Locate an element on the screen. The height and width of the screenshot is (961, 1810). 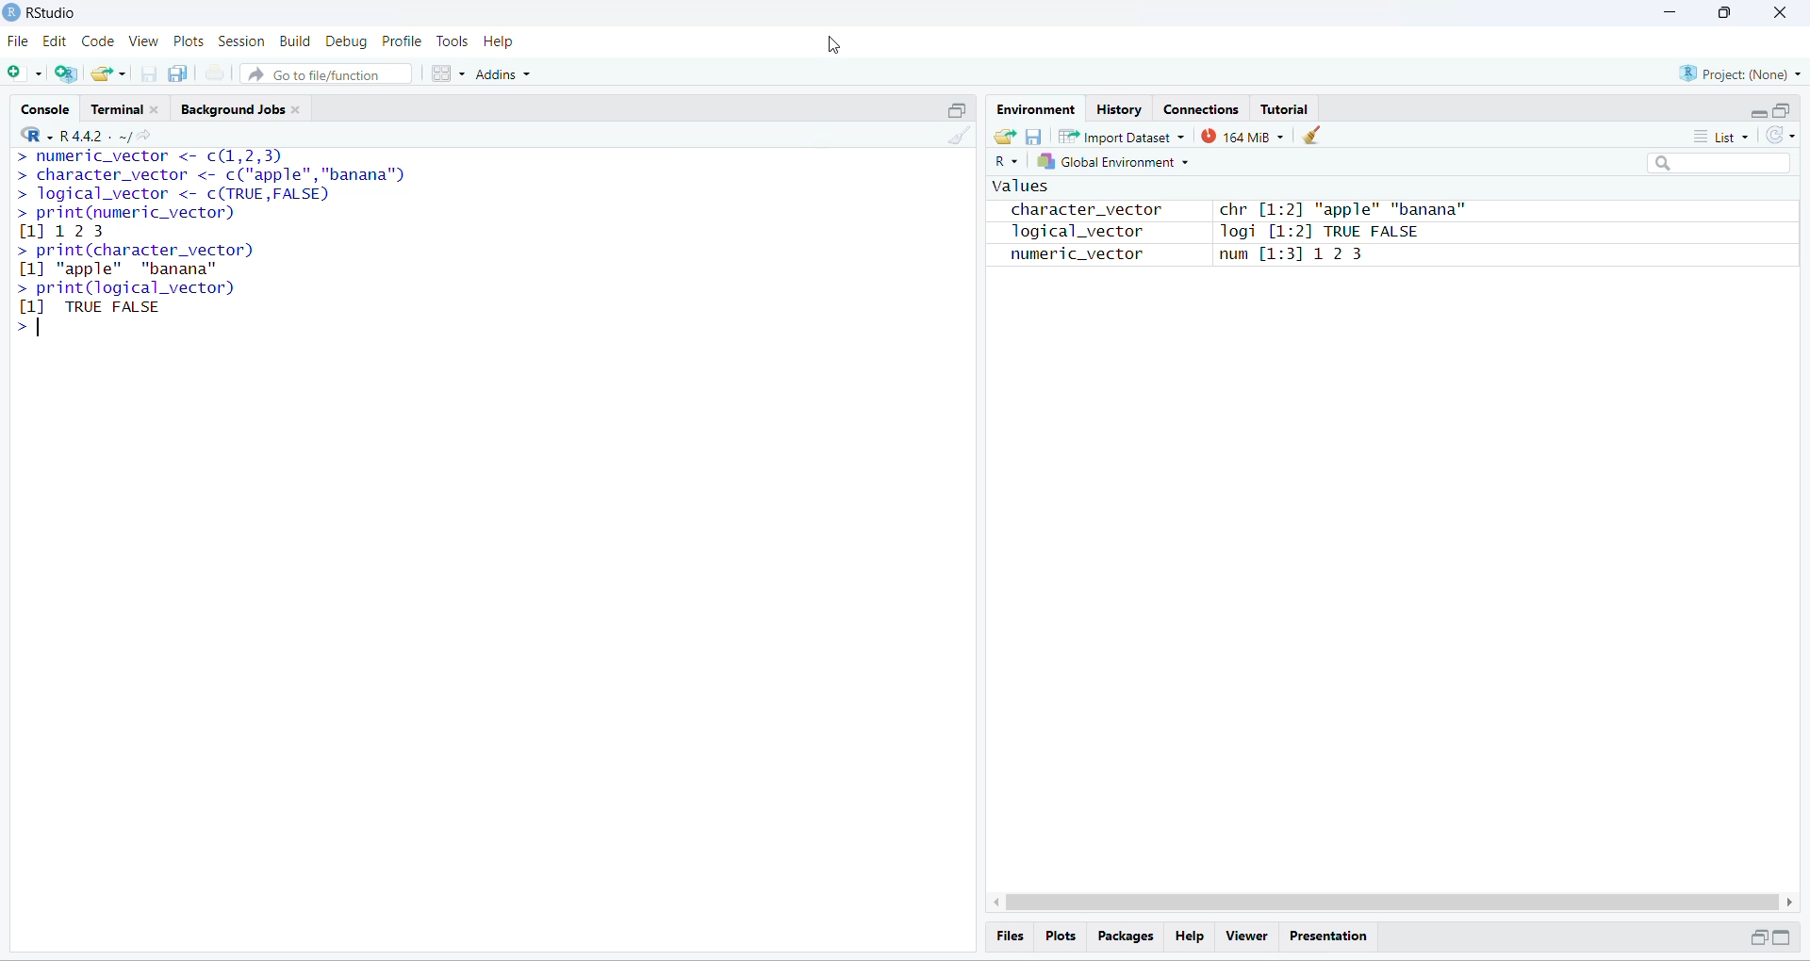
workspace panes is located at coordinates (447, 73).